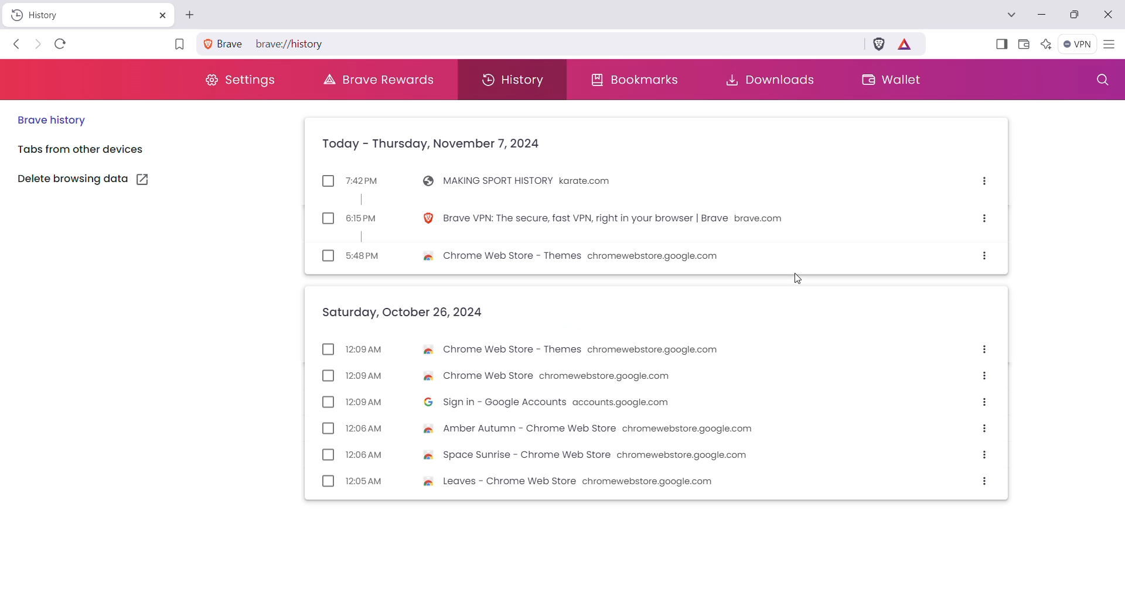 This screenshot has height=596, width=1125. Describe the element at coordinates (576, 348) in the screenshot. I see `Chrome Web Store - Themes chromewebstore.google.com` at that location.